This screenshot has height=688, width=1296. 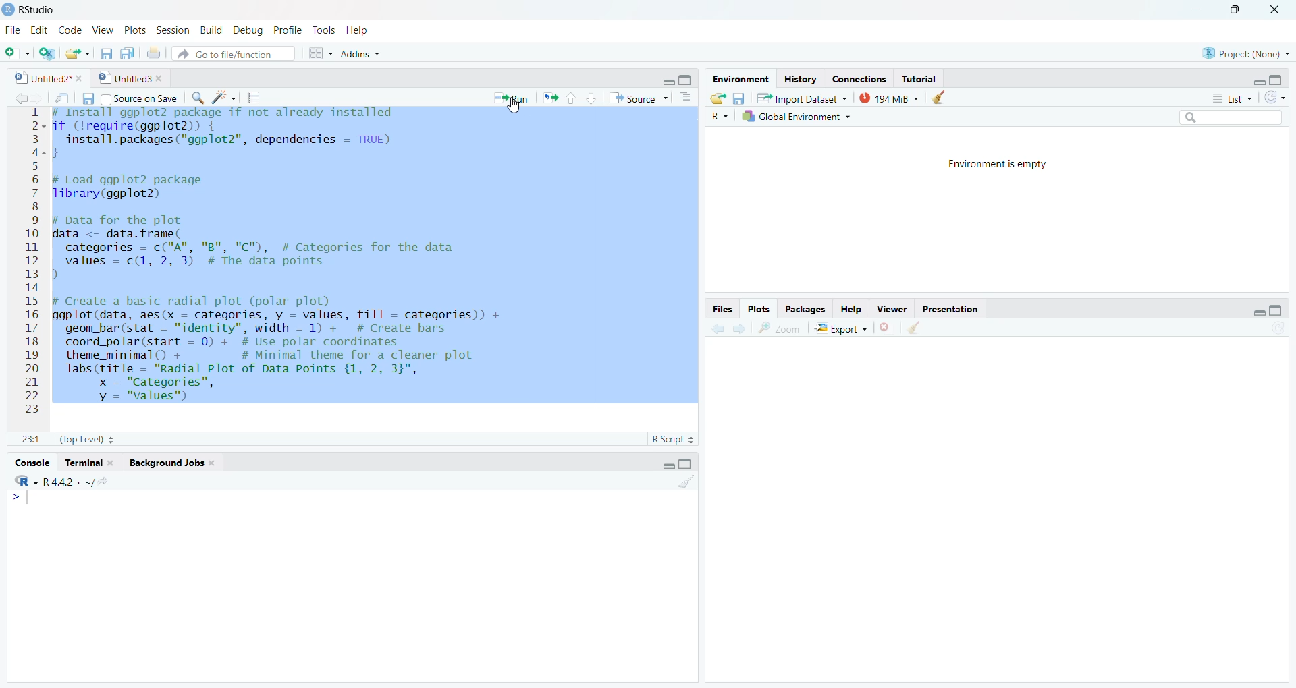 I want to click on Zoom, so click(x=780, y=328).